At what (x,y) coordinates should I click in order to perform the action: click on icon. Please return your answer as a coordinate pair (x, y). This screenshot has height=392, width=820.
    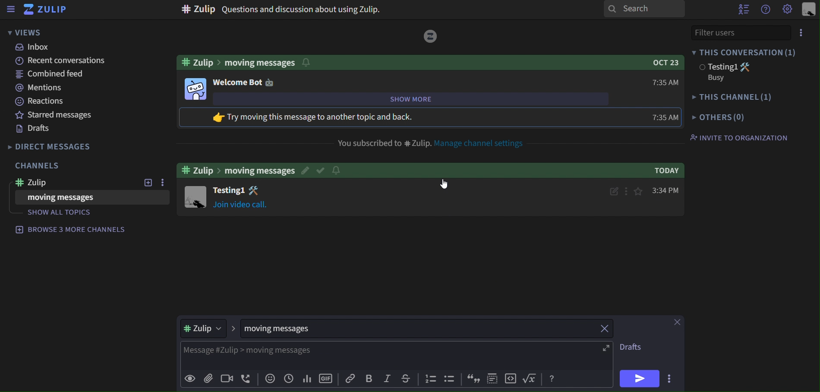
    Looking at the image, I should click on (511, 378).